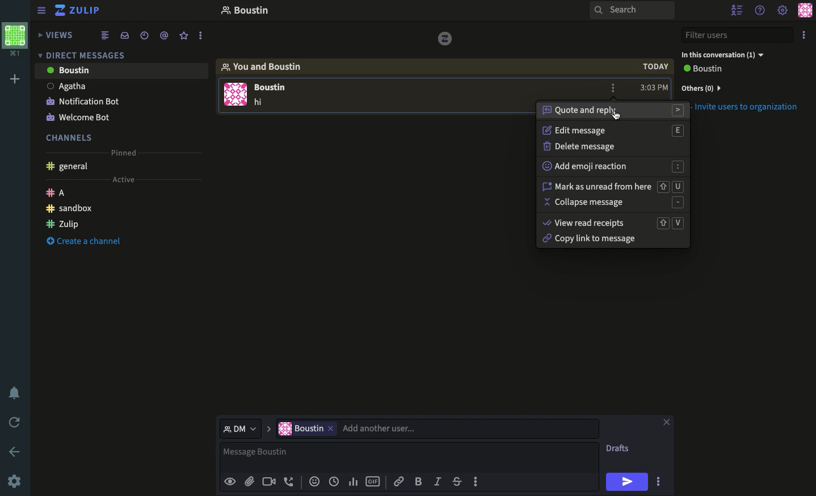 This screenshot has width=816, height=496. Describe the element at coordinates (232, 481) in the screenshot. I see `Preview` at that location.